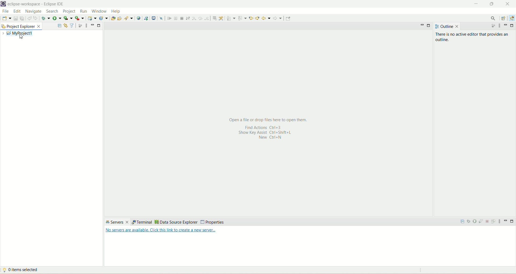  What do you see at coordinates (120, 18) in the screenshot?
I see `open task` at bounding box center [120, 18].